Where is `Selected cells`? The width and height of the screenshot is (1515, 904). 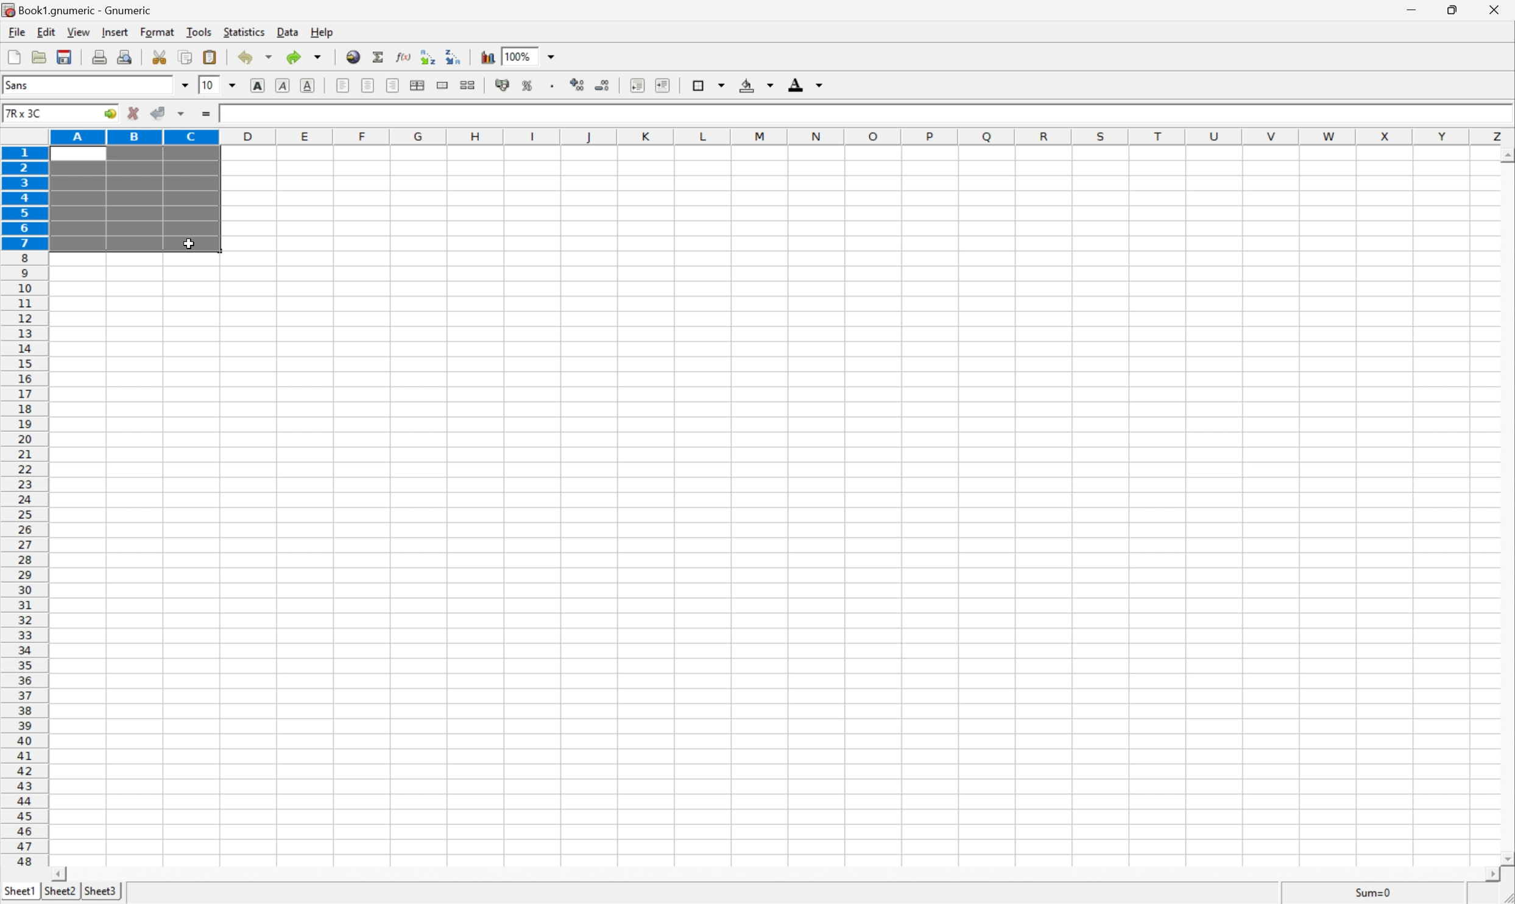 Selected cells is located at coordinates (133, 200).